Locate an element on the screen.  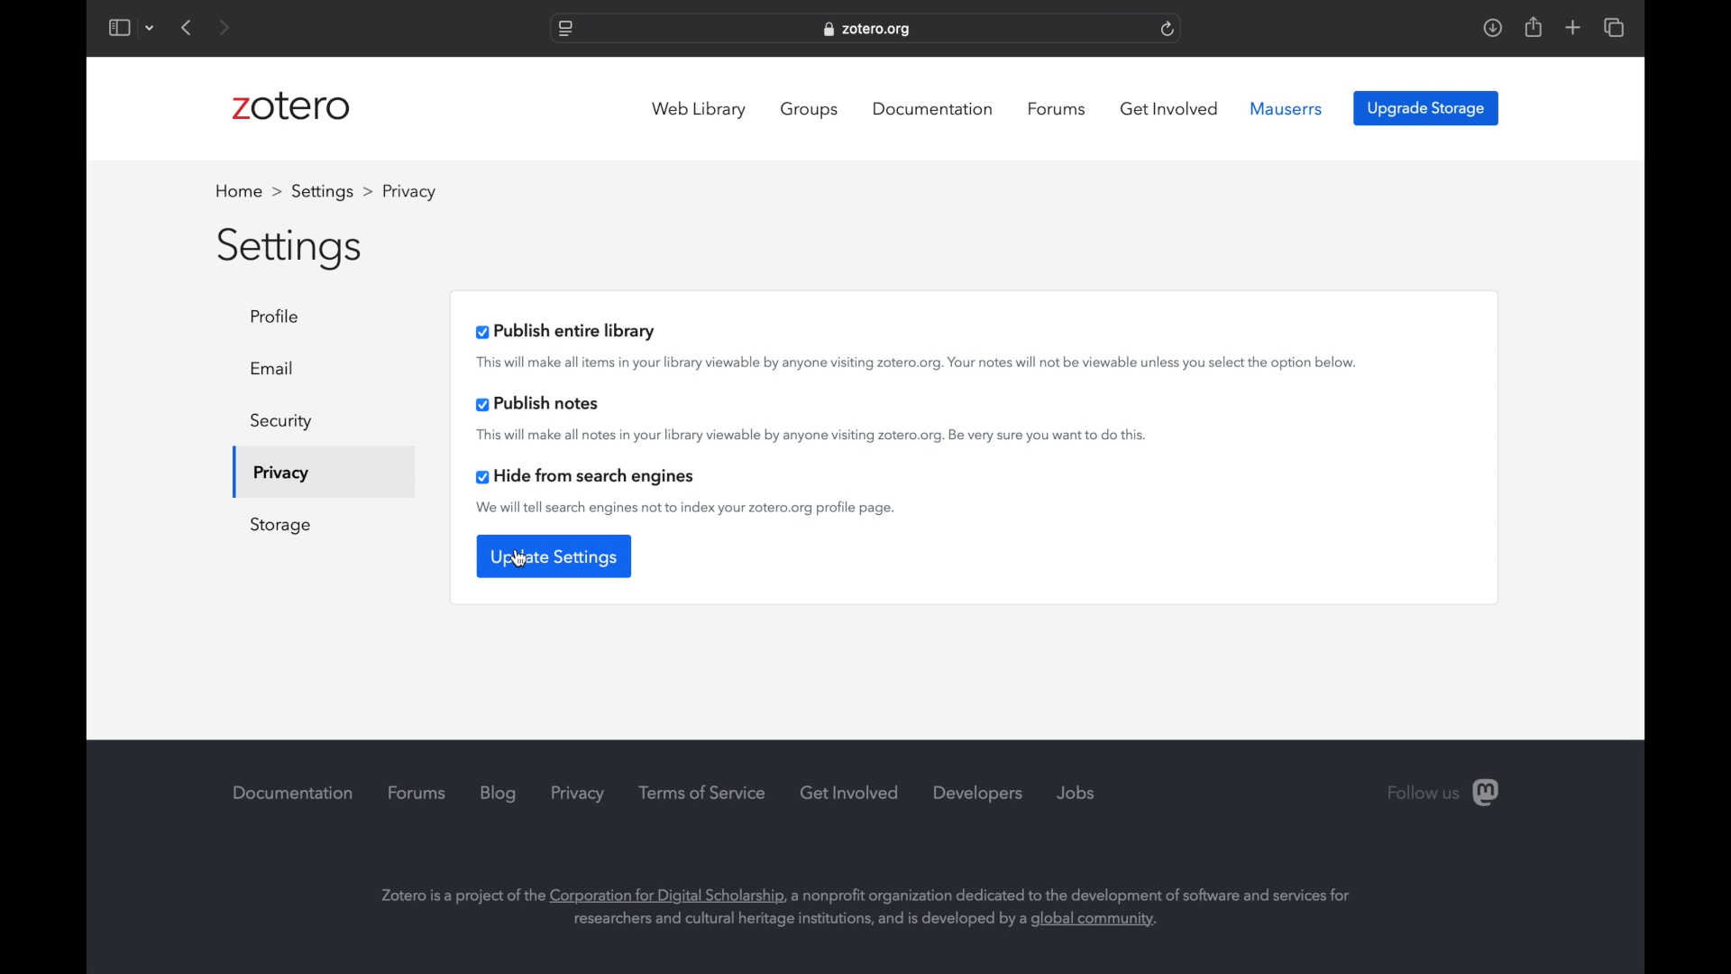
groups is located at coordinates (811, 109).